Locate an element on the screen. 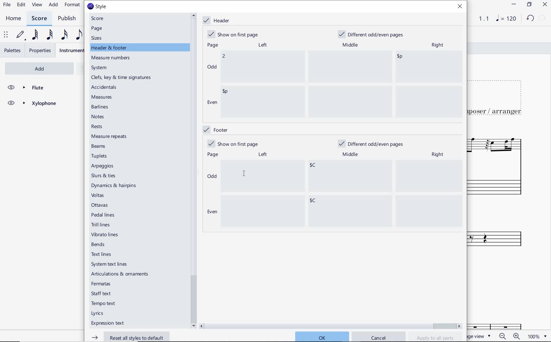 The image size is (551, 342). footer marked is located at coordinates (215, 129).